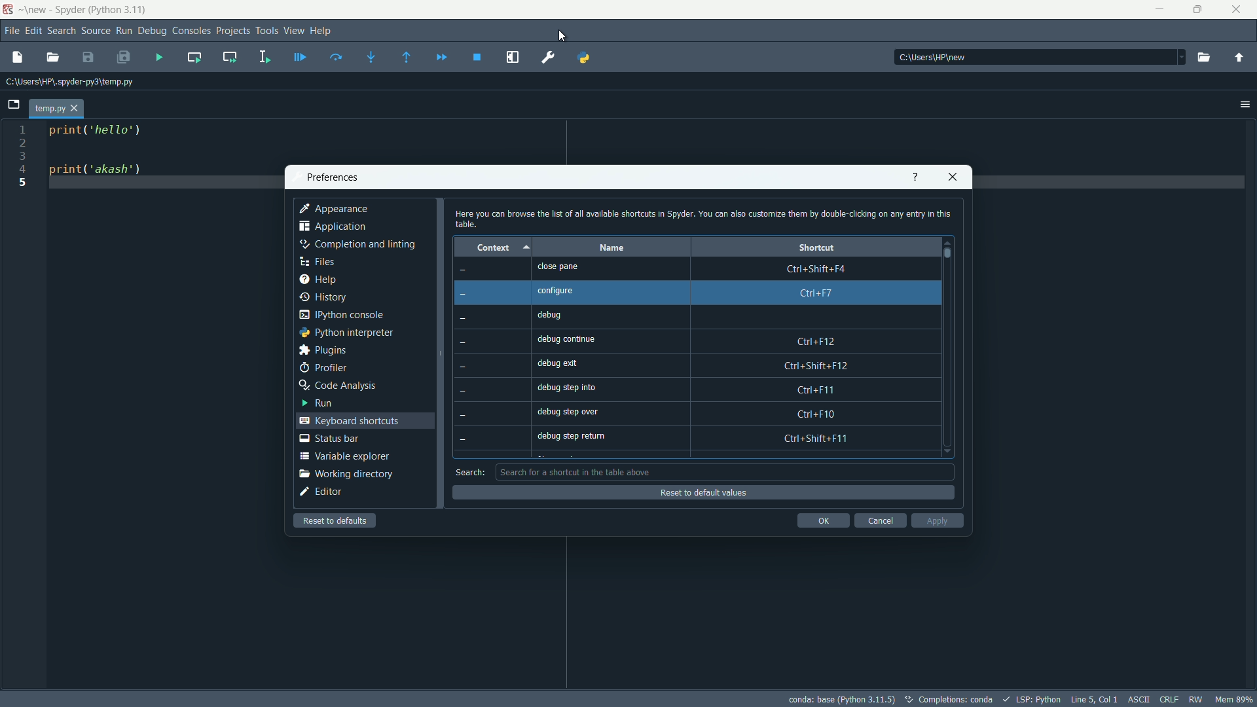 The height and width of the screenshot is (707, 1257). What do you see at coordinates (708, 413) in the screenshot?
I see `debug step over Ctrl+F10` at bounding box center [708, 413].